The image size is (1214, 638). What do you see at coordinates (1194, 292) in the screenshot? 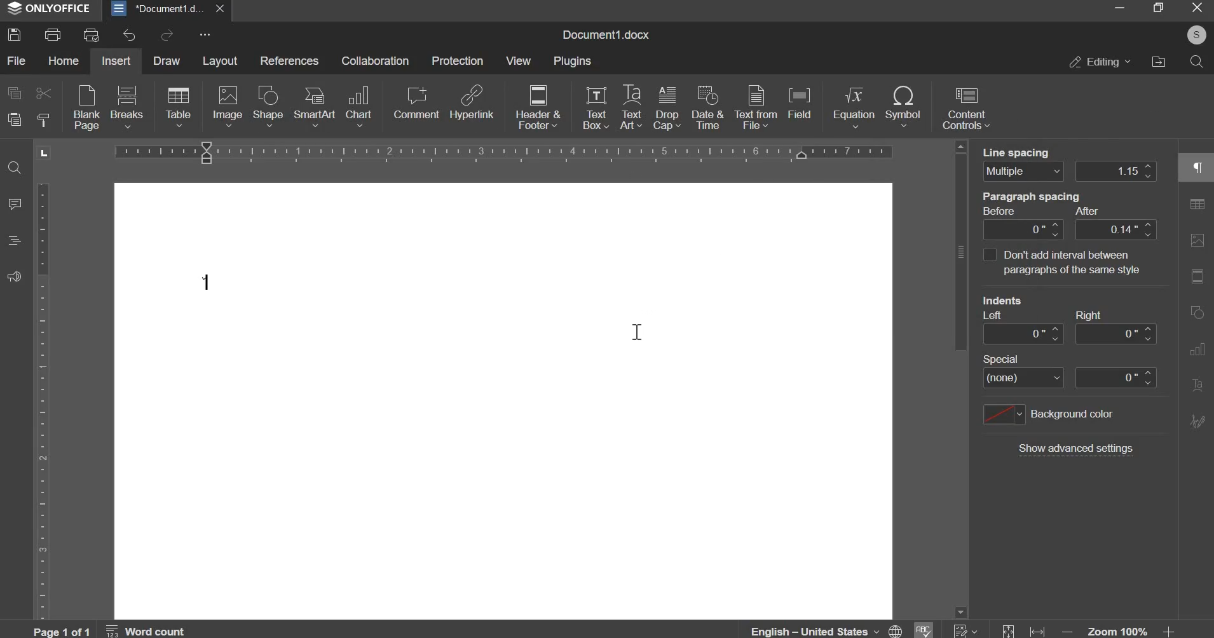
I see `right side bar` at bounding box center [1194, 292].